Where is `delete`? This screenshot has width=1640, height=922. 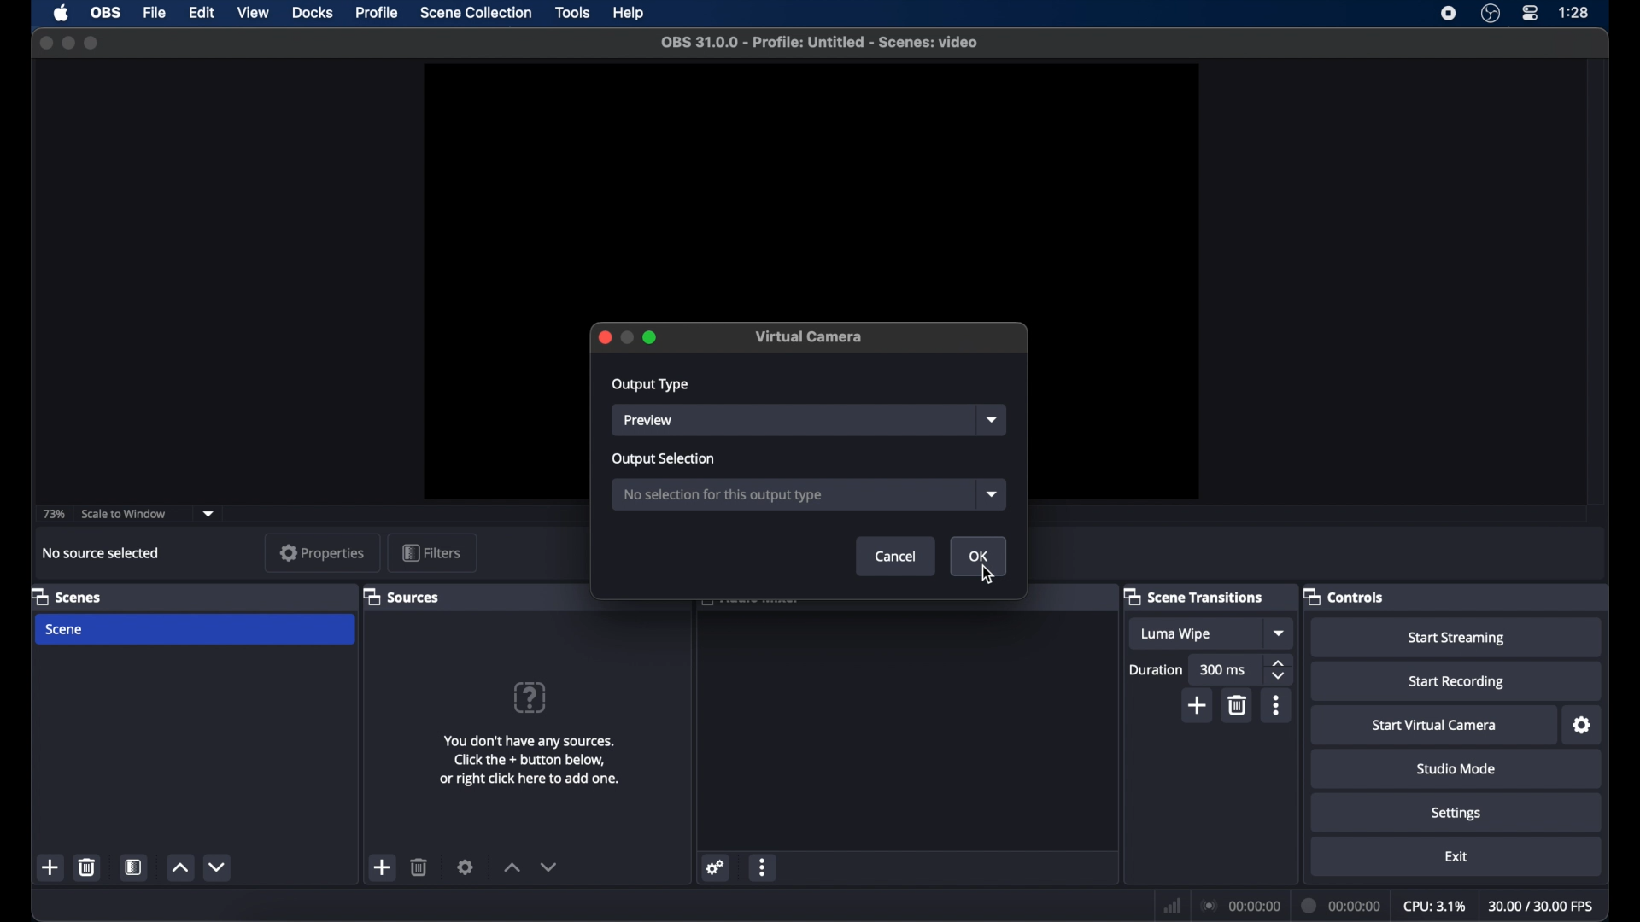
delete is located at coordinates (419, 867).